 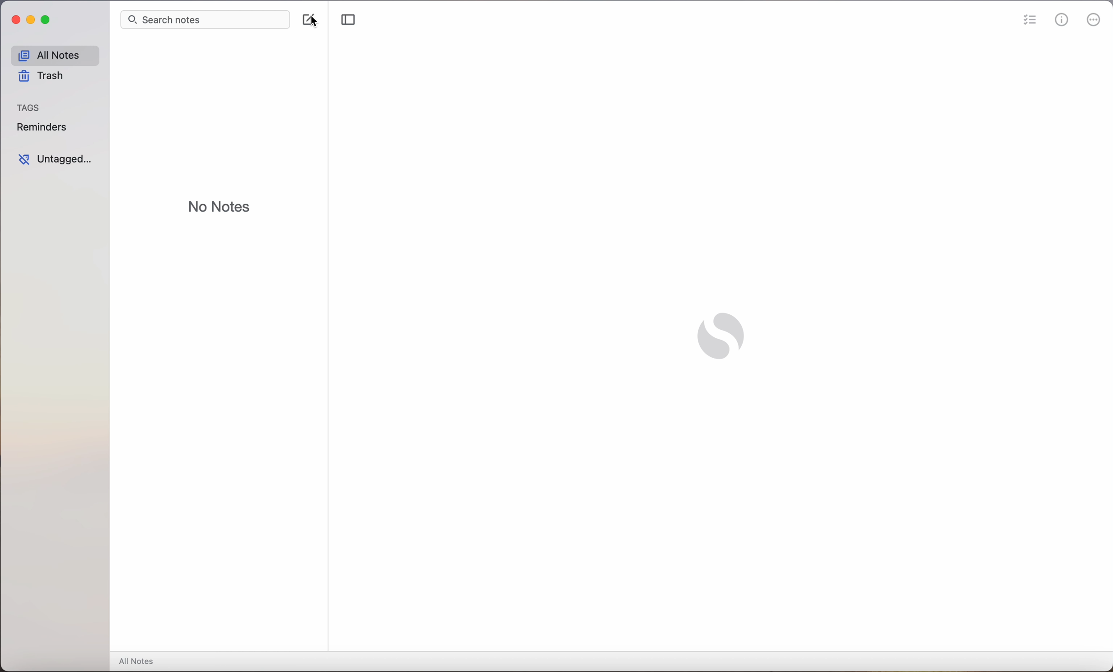 What do you see at coordinates (350, 20) in the screenshot?
I see `toggle sidebar` at bounding box center [350, 20].